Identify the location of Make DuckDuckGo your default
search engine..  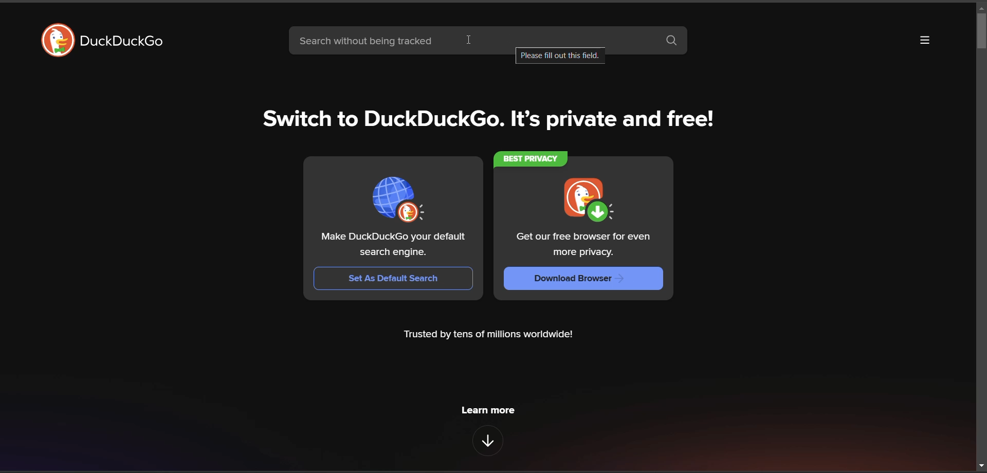
(397, 246).